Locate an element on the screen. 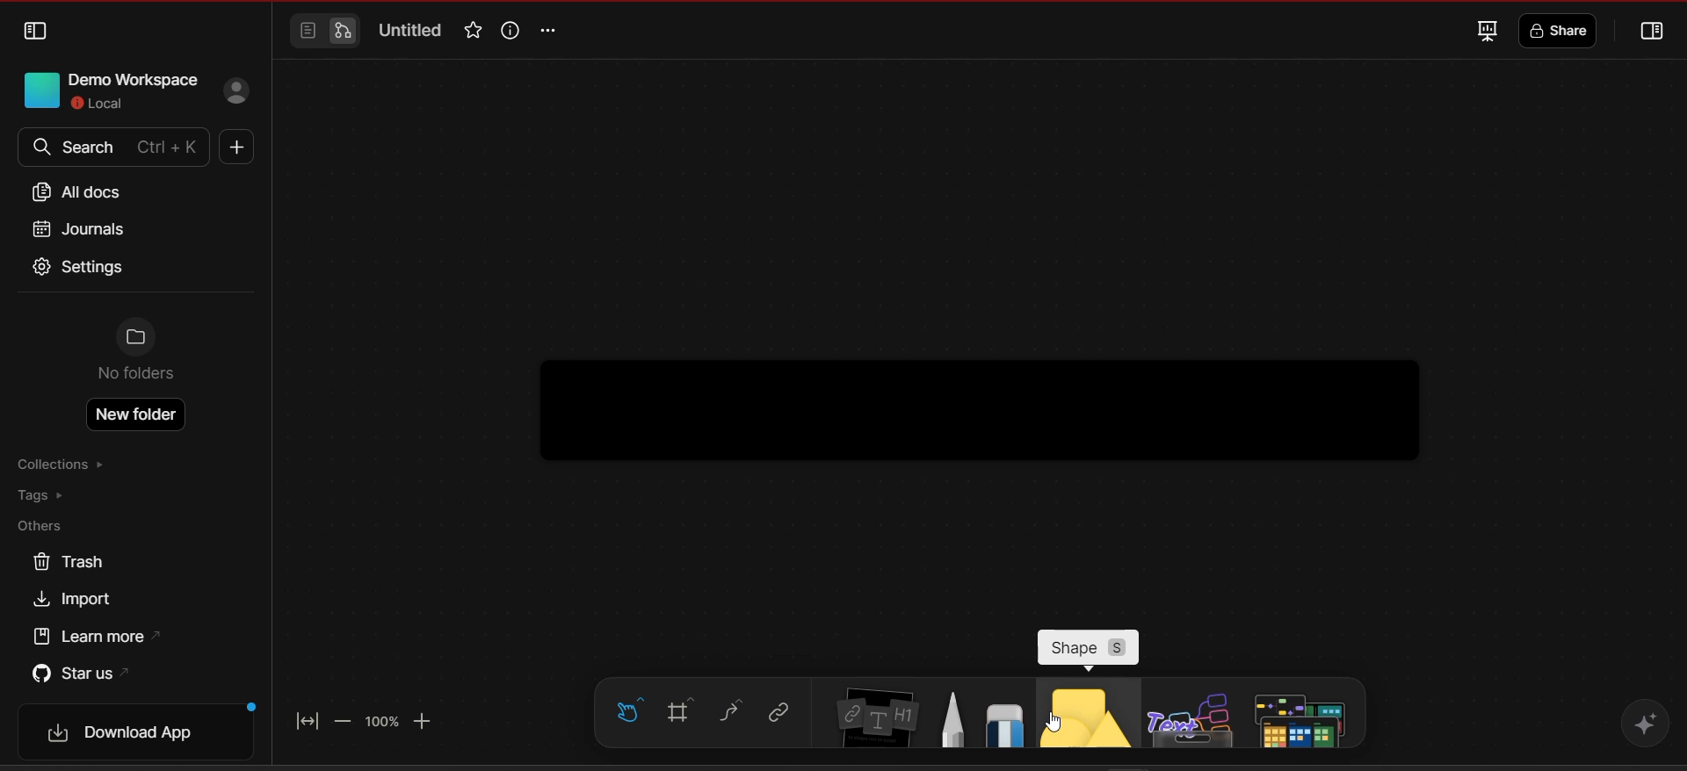  trash is located at coordinates (68, 562).